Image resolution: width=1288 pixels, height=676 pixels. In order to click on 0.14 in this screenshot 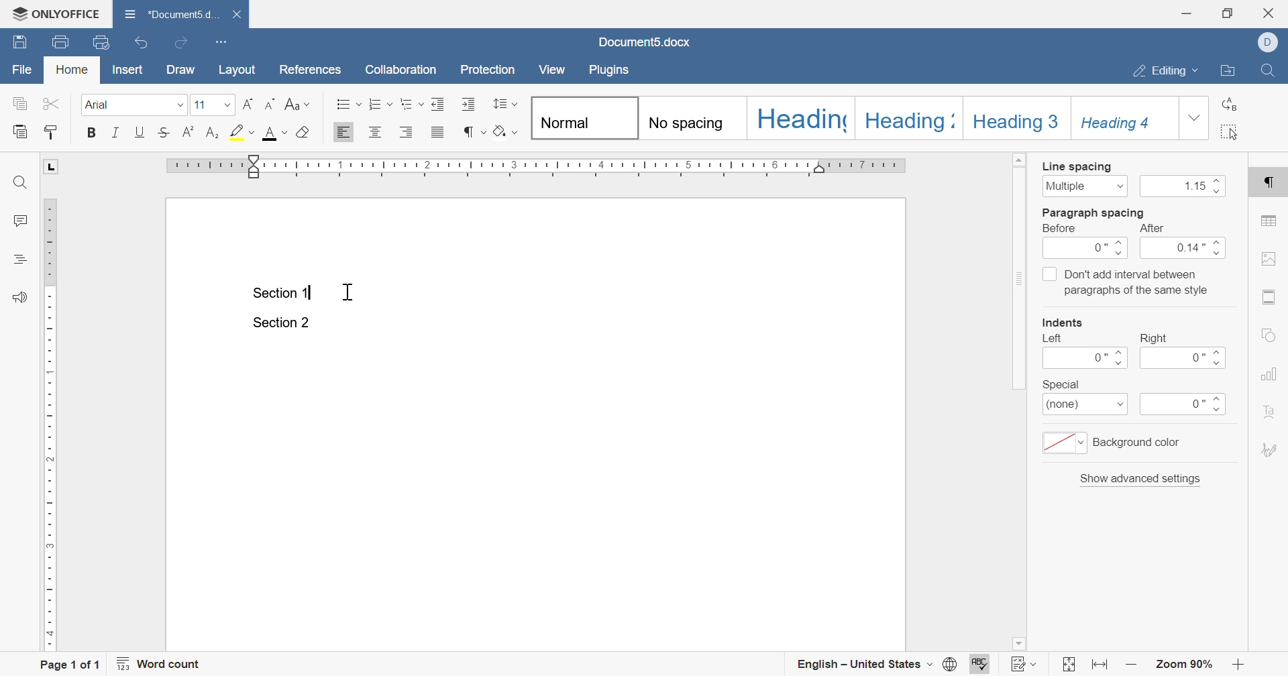, I will do `click(1186, 249)`.